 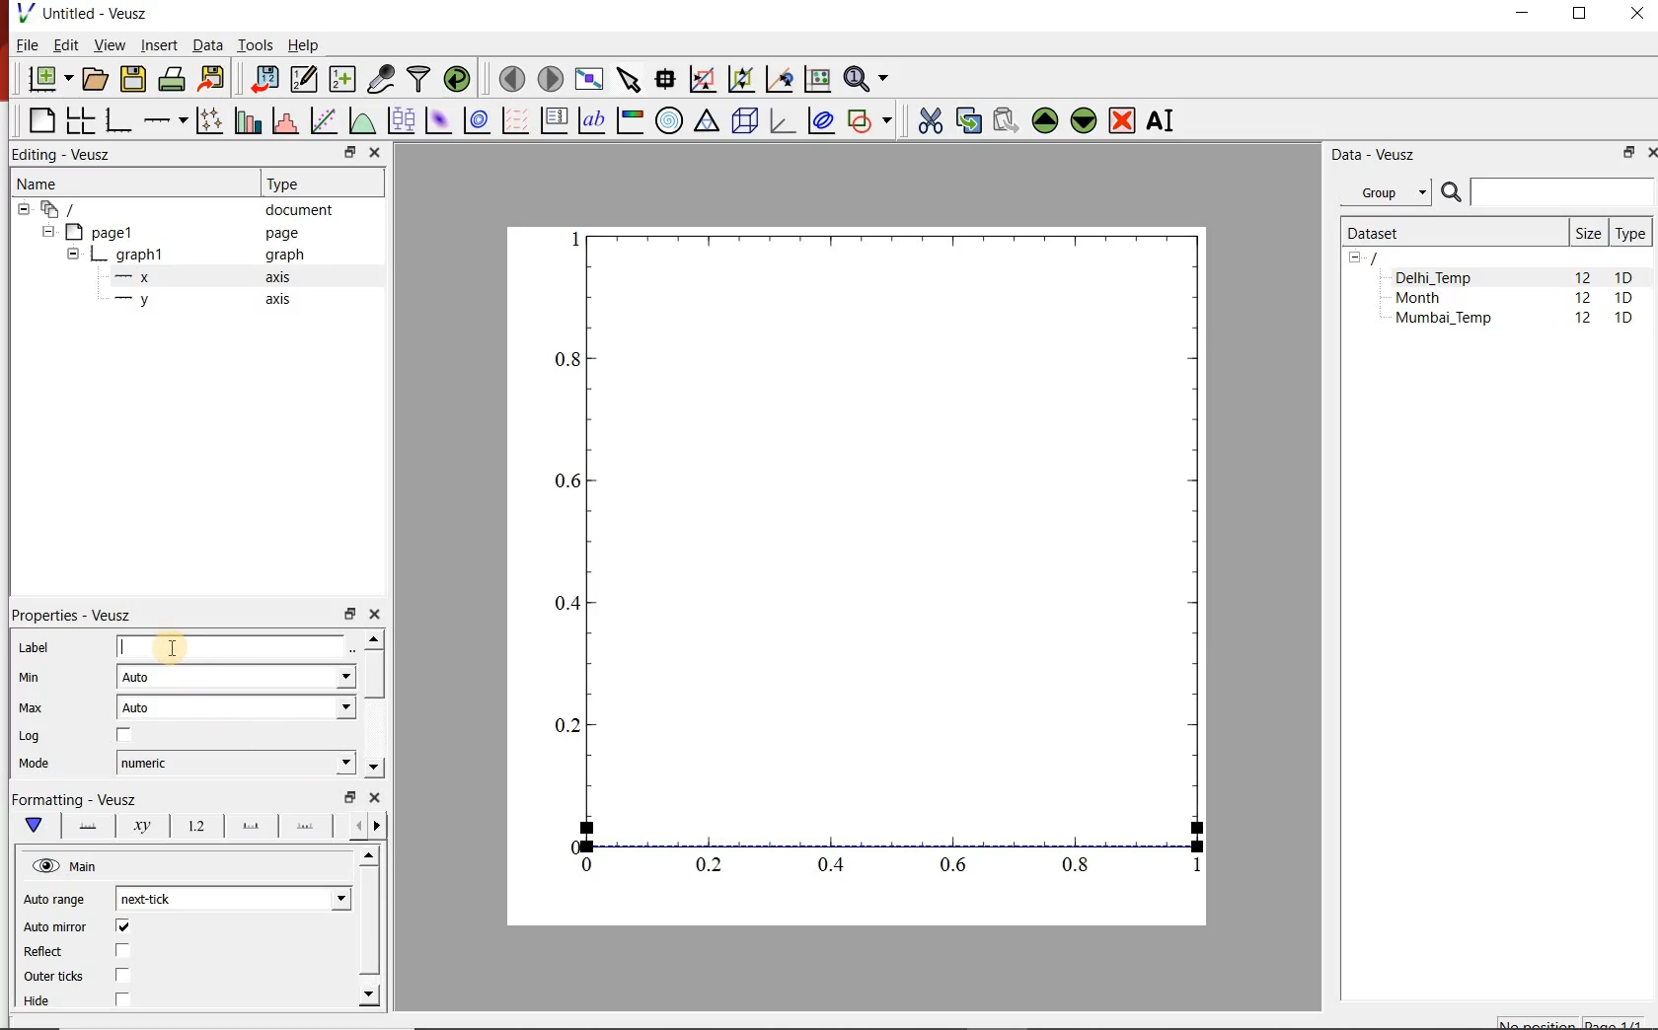 What do you see at coordinates (457, 77) in the screenshot?
I see `reload linked datasets` at bounding box center [457, 77].